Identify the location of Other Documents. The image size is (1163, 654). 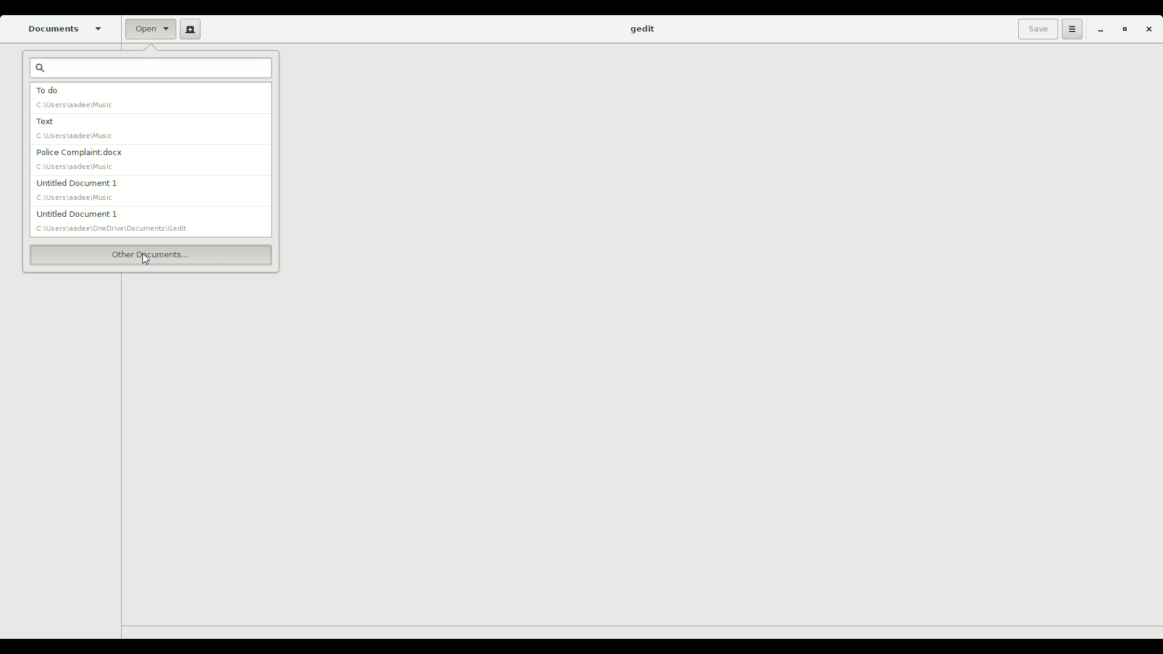
(150, 254).